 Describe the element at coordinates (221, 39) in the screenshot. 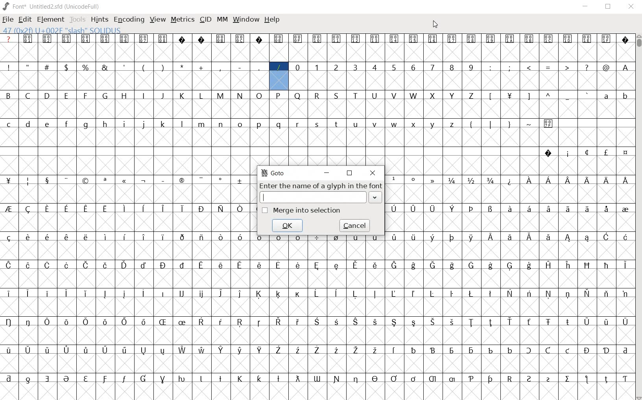

I see `glyph` at that location.